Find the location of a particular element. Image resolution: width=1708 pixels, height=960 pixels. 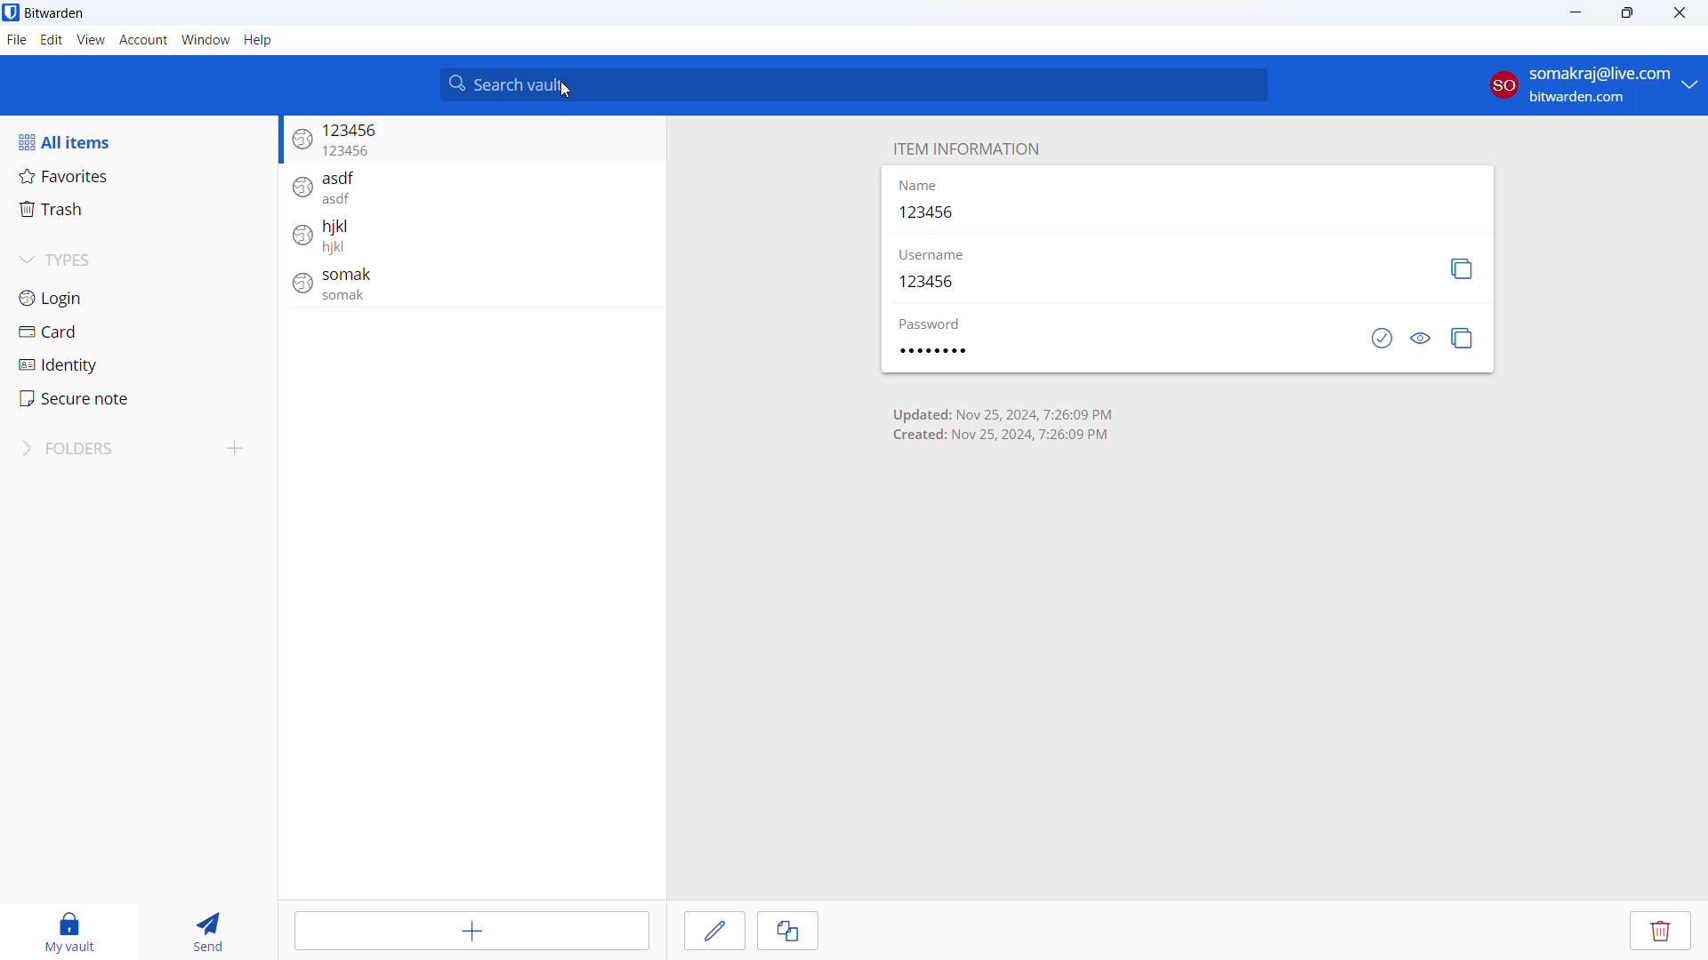

secure note is located at coordinates (136, 399).